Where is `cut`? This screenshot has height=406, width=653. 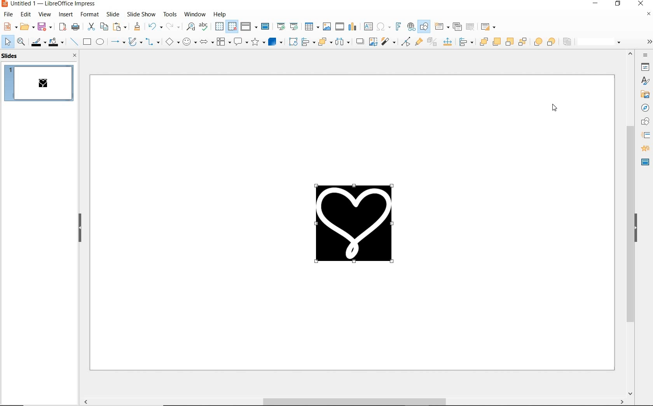 cut is located at coordinates (91, 26).